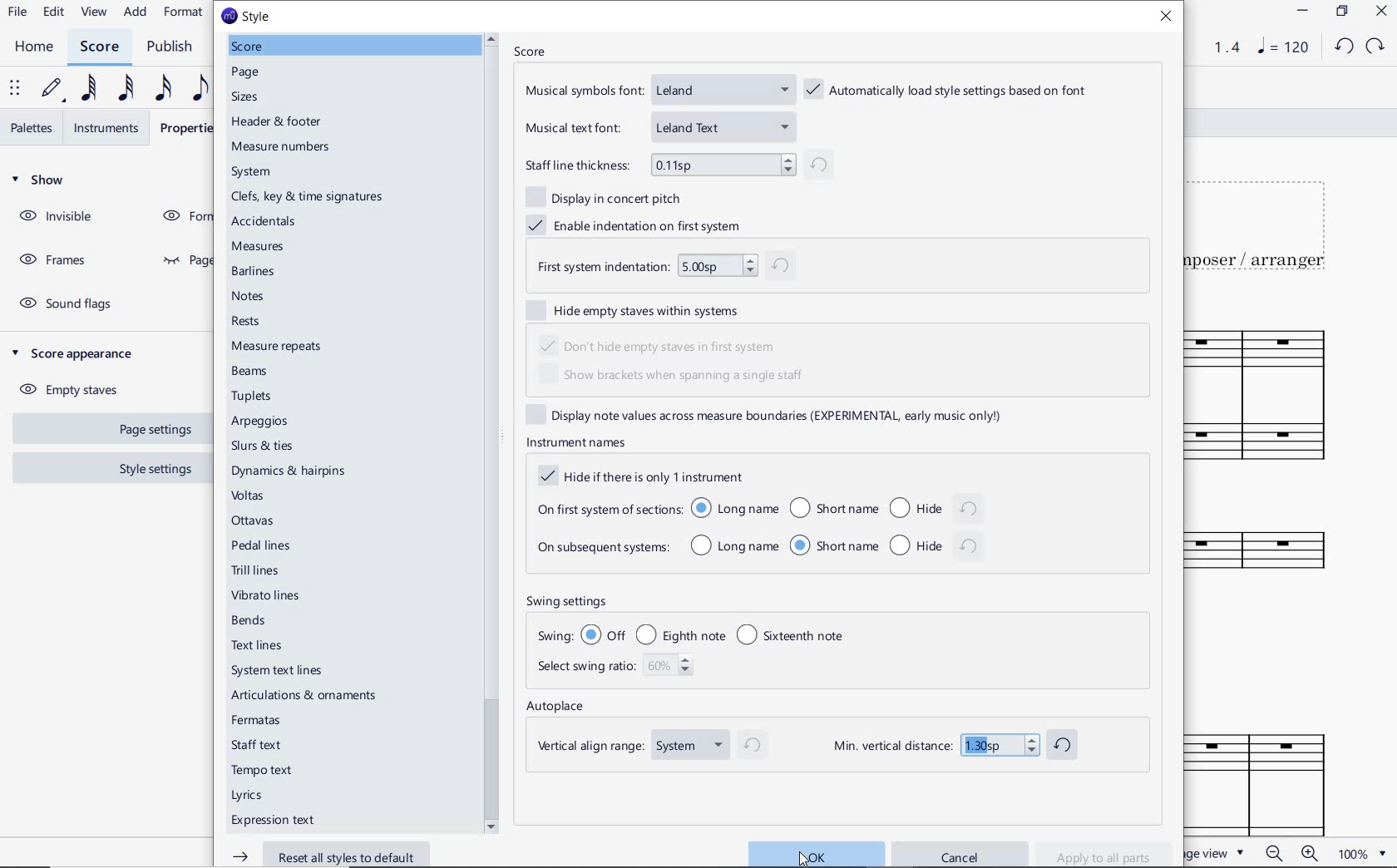  Describe the element at coordinates (279, 672) in the screenshot. I see `system text lines` at that location.